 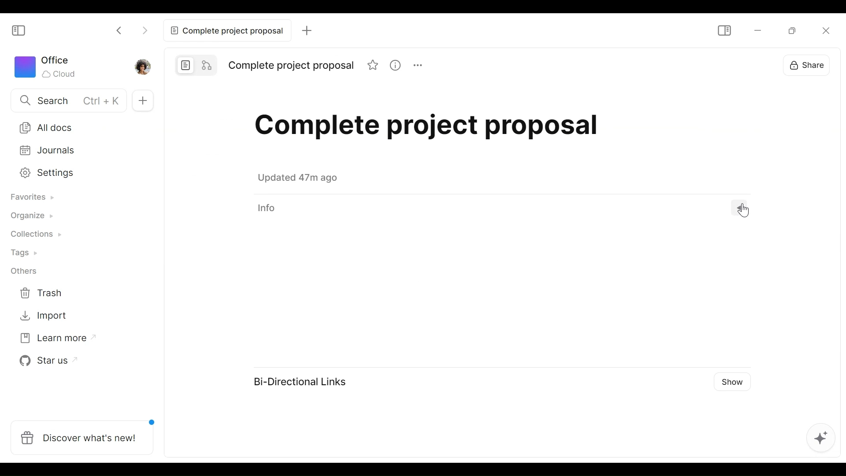 I want to click on Learn more, so click(x=54, y=340).